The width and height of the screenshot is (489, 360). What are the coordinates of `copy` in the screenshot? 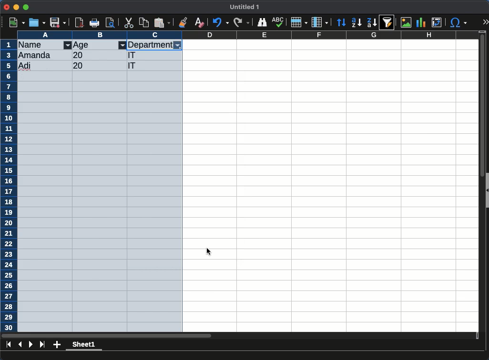 It's located at (144, 22).